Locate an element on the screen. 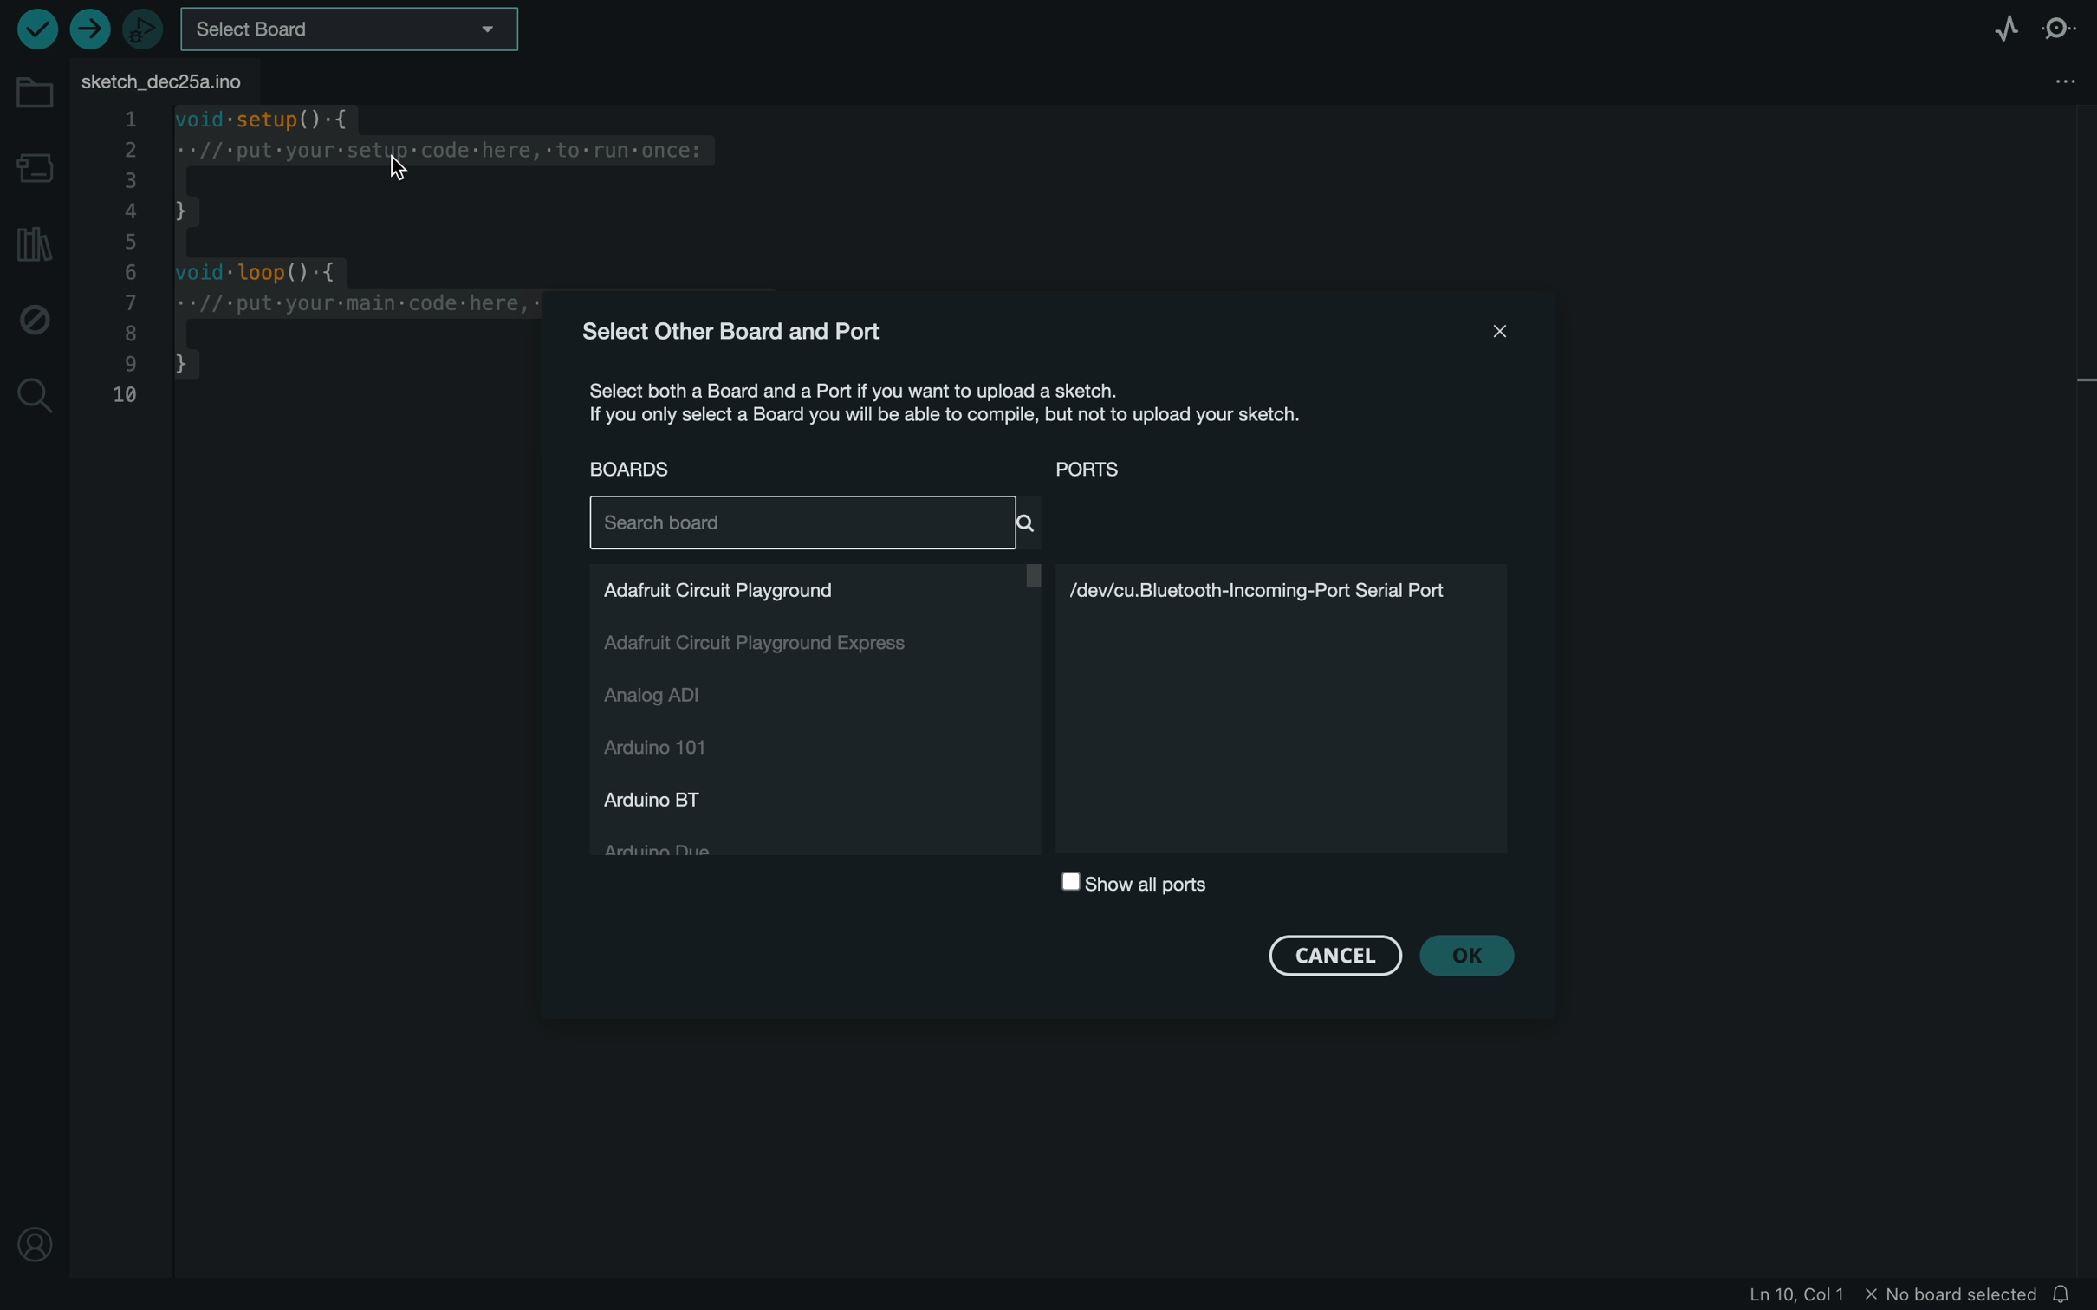 This screenshot has height=1310, width=2097. debug is located at coordinates (35, 315).